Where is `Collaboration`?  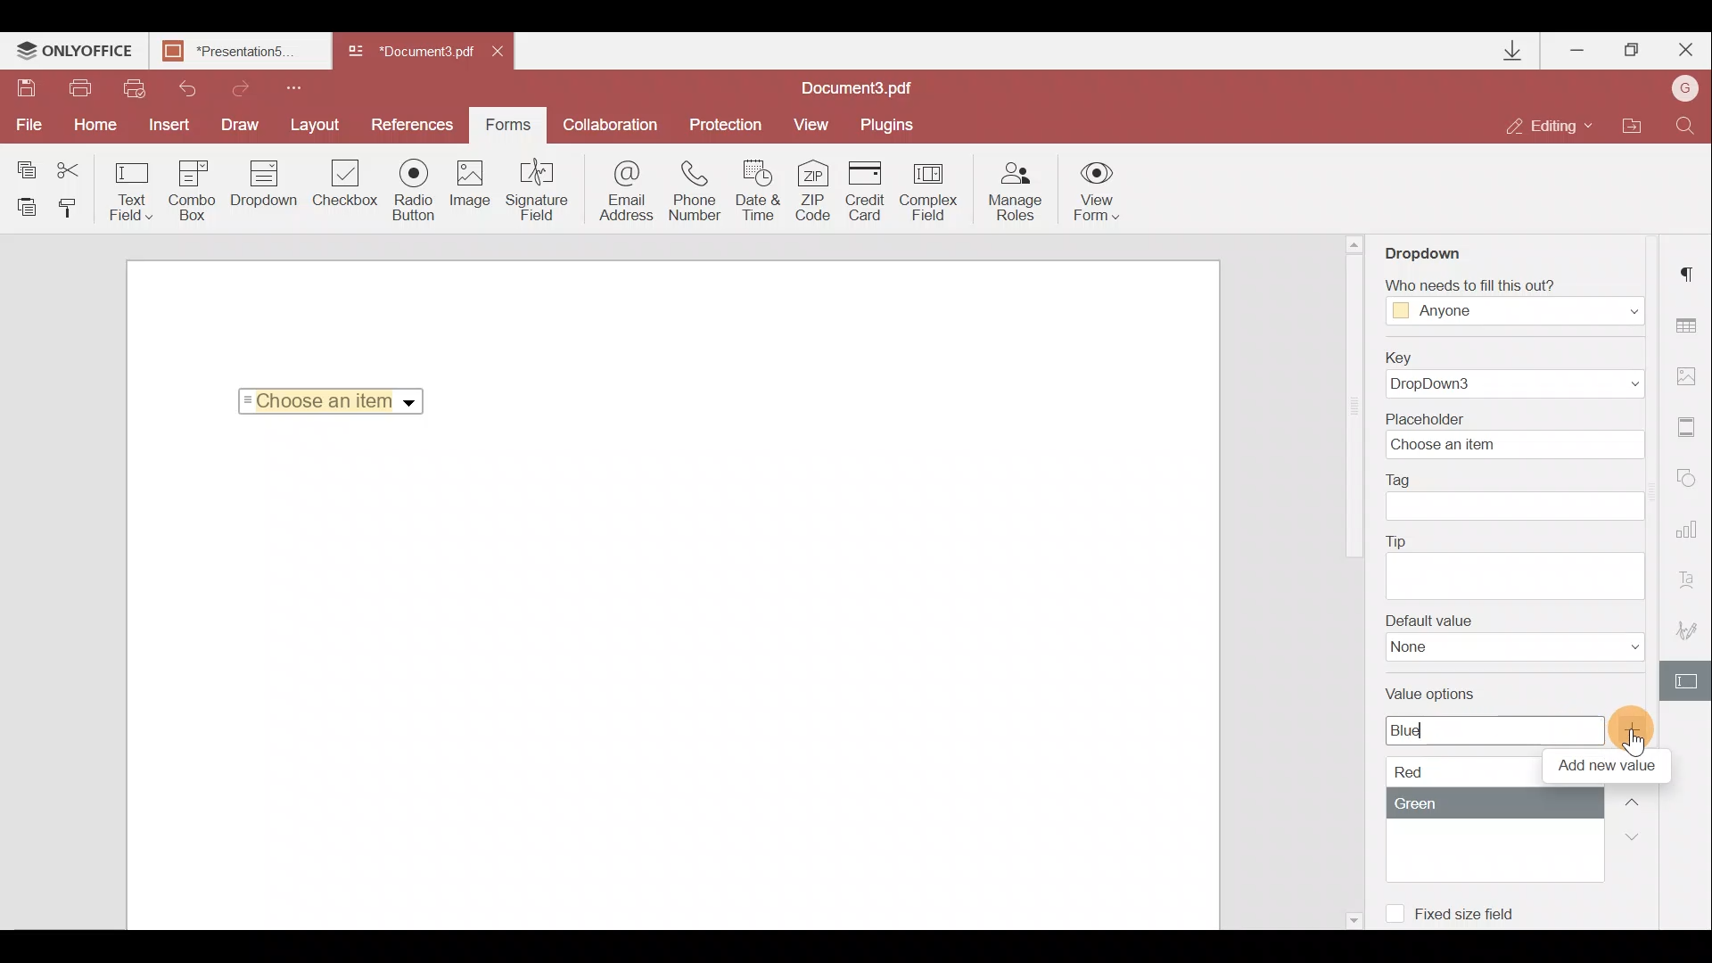
Collaboration is located at coordinates (611, 122).